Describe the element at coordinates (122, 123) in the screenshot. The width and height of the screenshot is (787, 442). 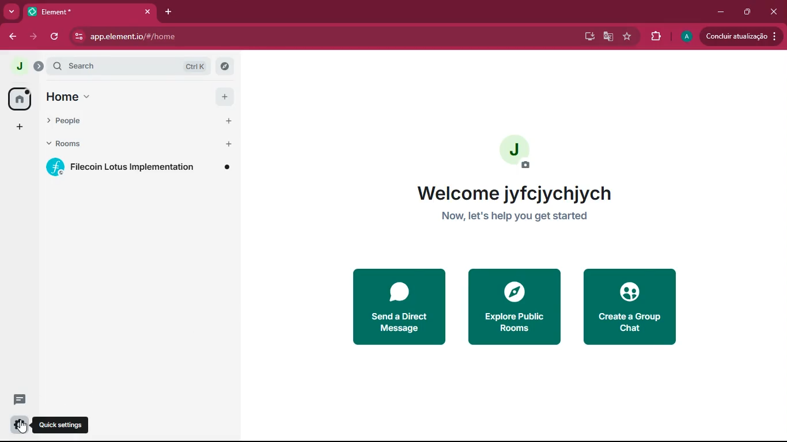
I see `people` at that location.